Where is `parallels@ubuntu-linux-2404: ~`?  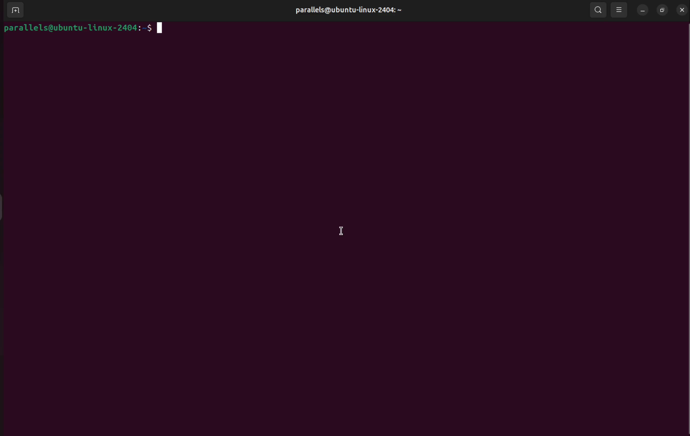 parallels@ubuntu-linux-2404: ~ is located at coordinates (347, 10).